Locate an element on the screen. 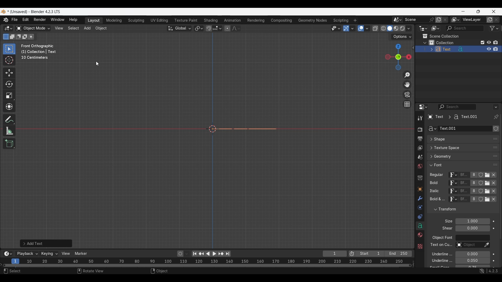  Select is located at coordinates (12, 271).